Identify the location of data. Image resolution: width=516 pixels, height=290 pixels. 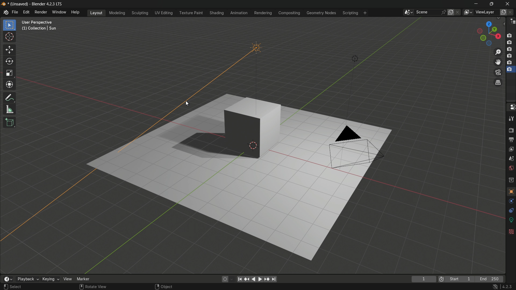
(511, 220).